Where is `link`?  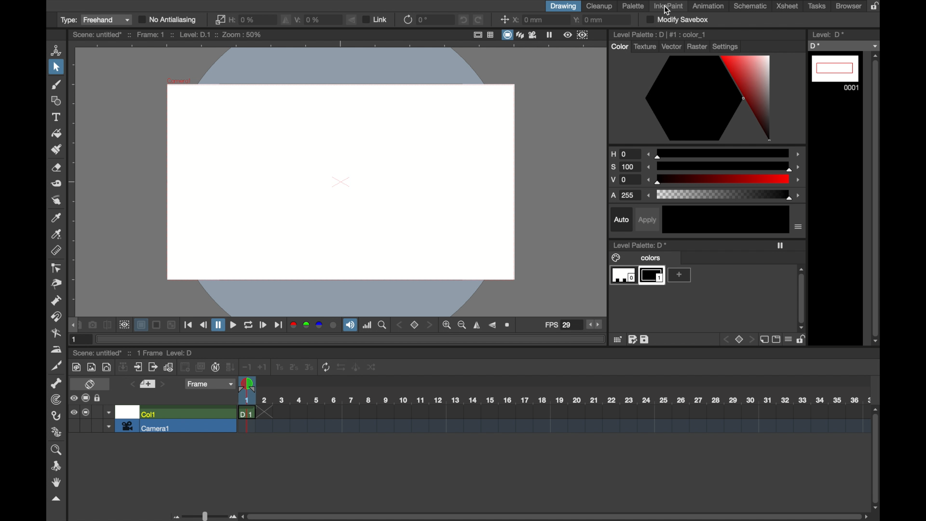 link is located at coordinates (220, 19).